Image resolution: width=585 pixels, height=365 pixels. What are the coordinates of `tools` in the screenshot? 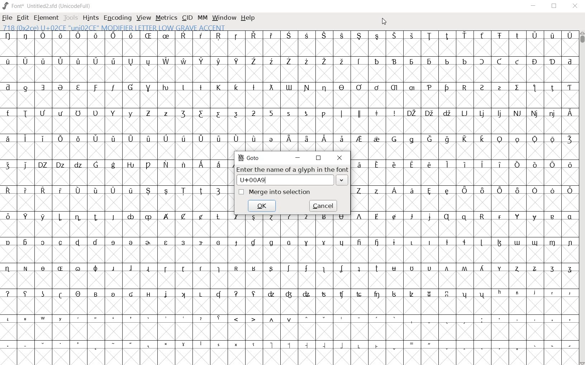 It's located at (71, 19).